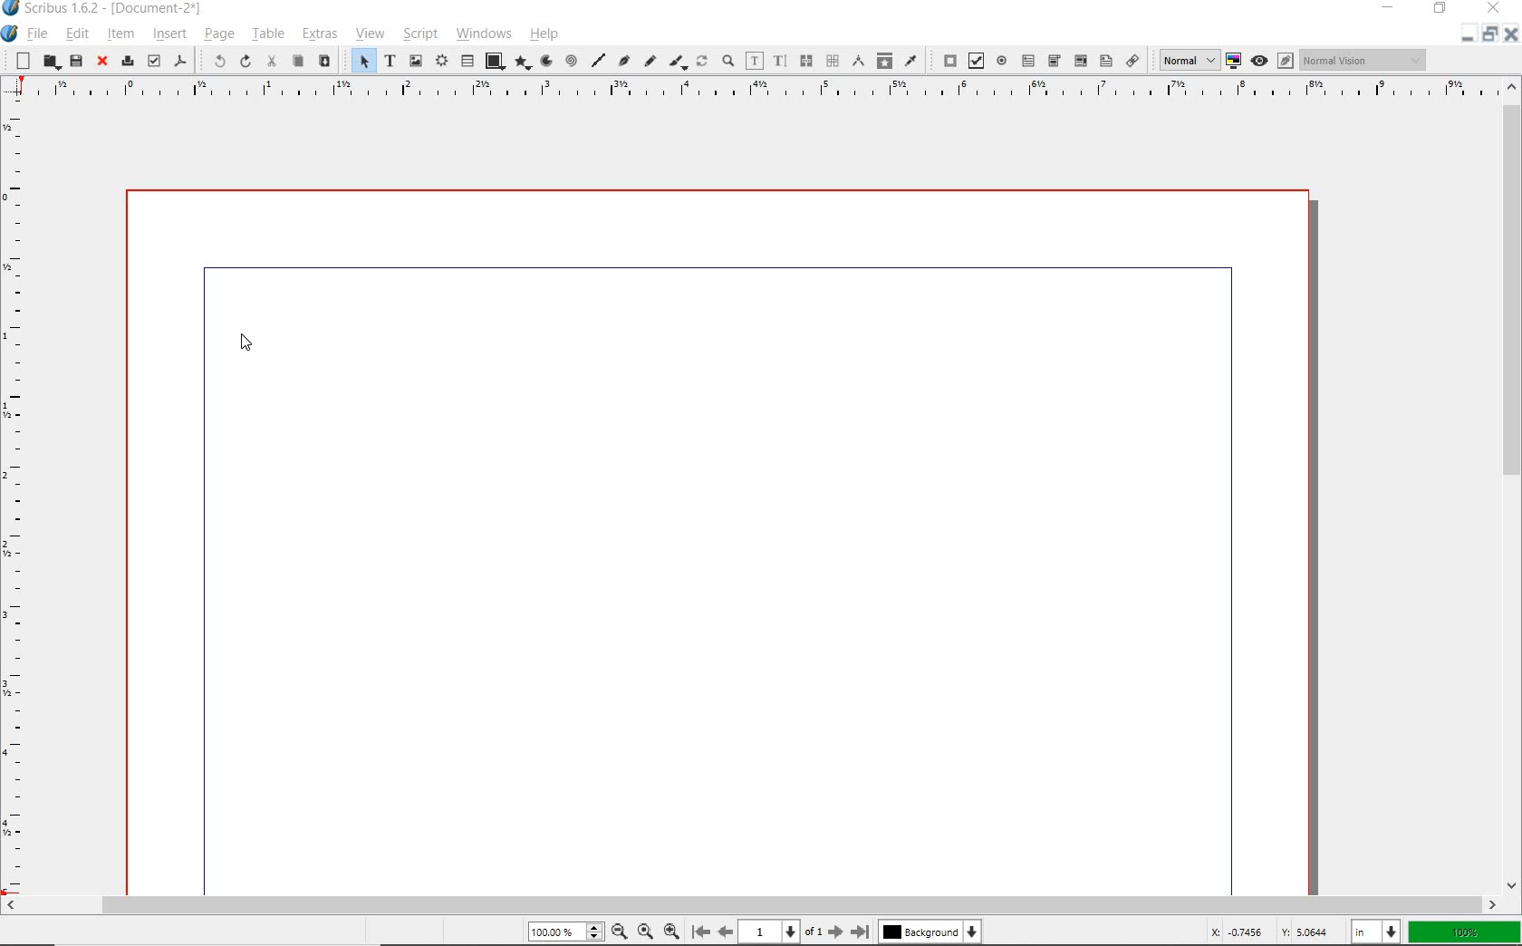 This screenshot has height=946, width=1522. I want to click on close, so click(1493, 9).